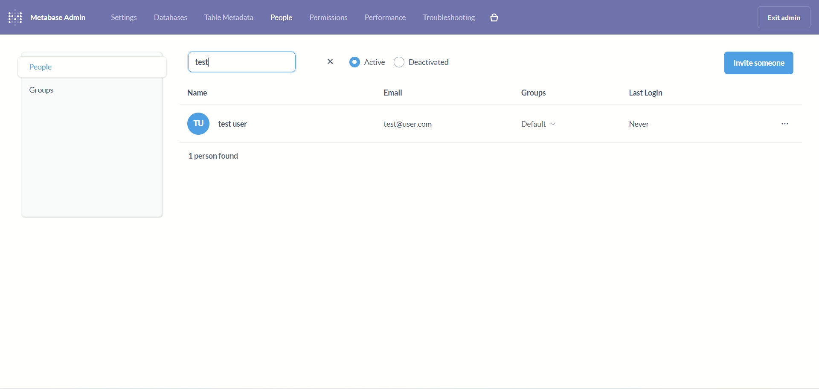 The height and width of the screenshot is (389, 819). What do you see at coordinates (487, 124) in the screenshot?
I see `test user` at bounding box center [487, 124].